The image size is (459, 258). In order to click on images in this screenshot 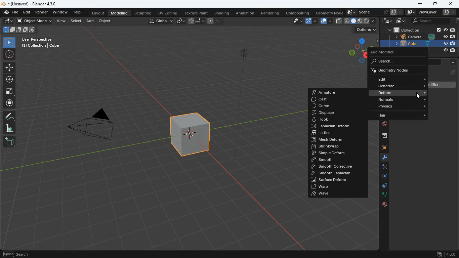, I will do `click(399, 21)`.